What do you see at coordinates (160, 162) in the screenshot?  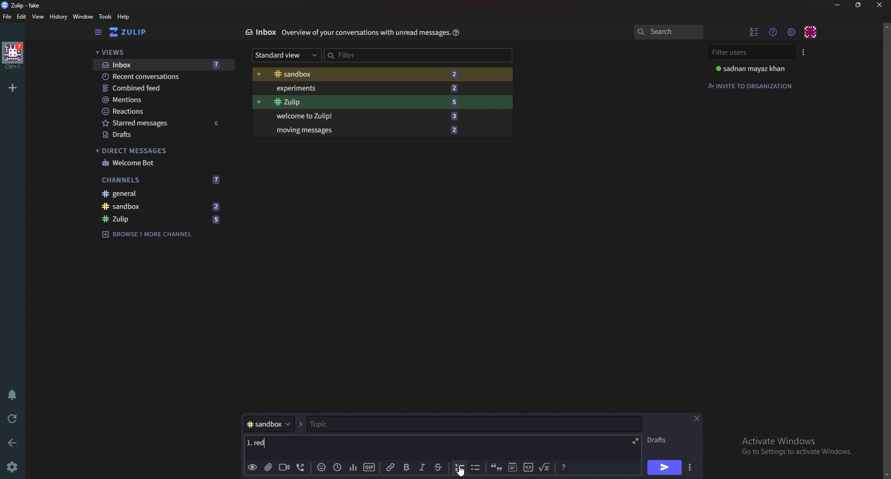 I see `welcome bot` at bounding box center [160, 162].